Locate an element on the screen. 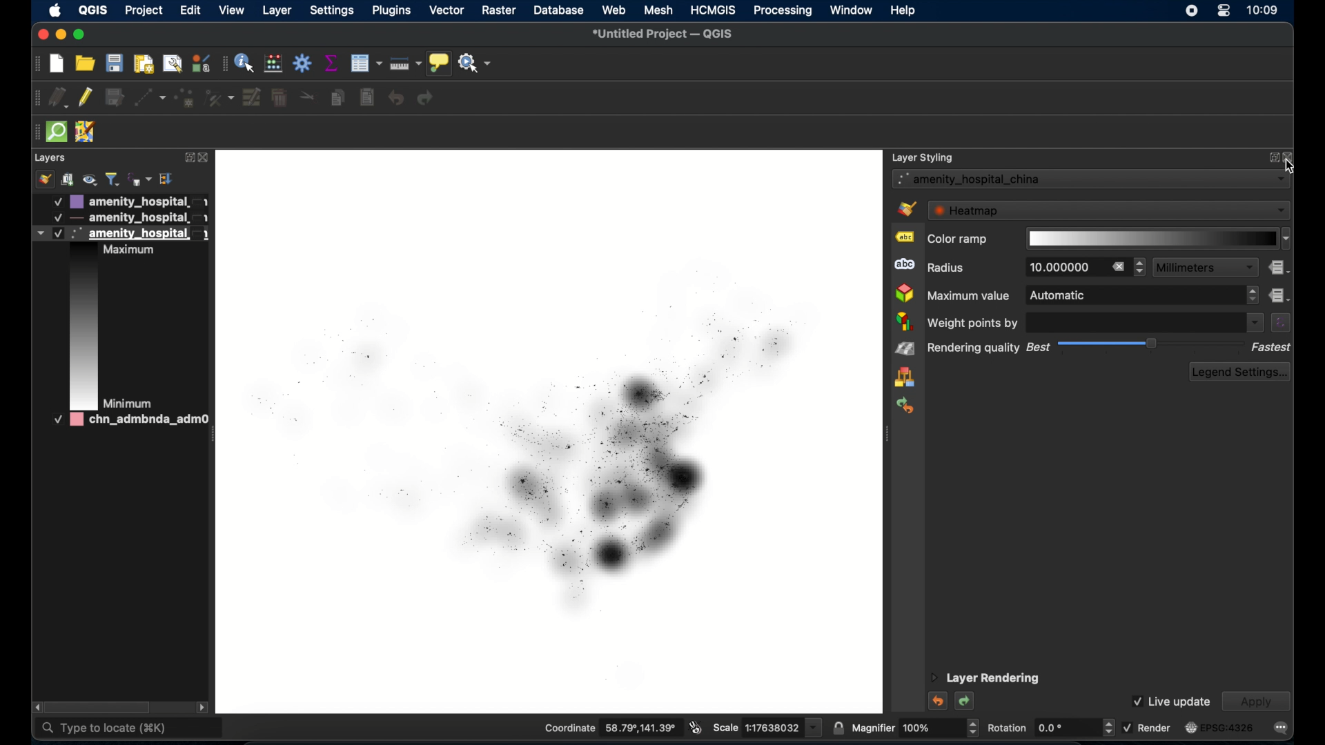  layers is located at coordinates (51, 157).